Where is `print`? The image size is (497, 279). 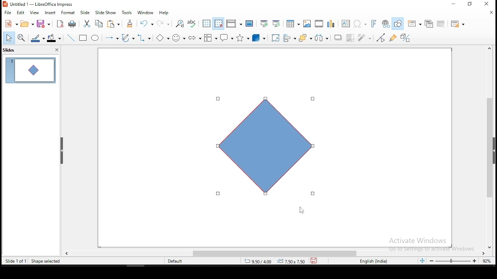
print is located at coordinates (73, 23).